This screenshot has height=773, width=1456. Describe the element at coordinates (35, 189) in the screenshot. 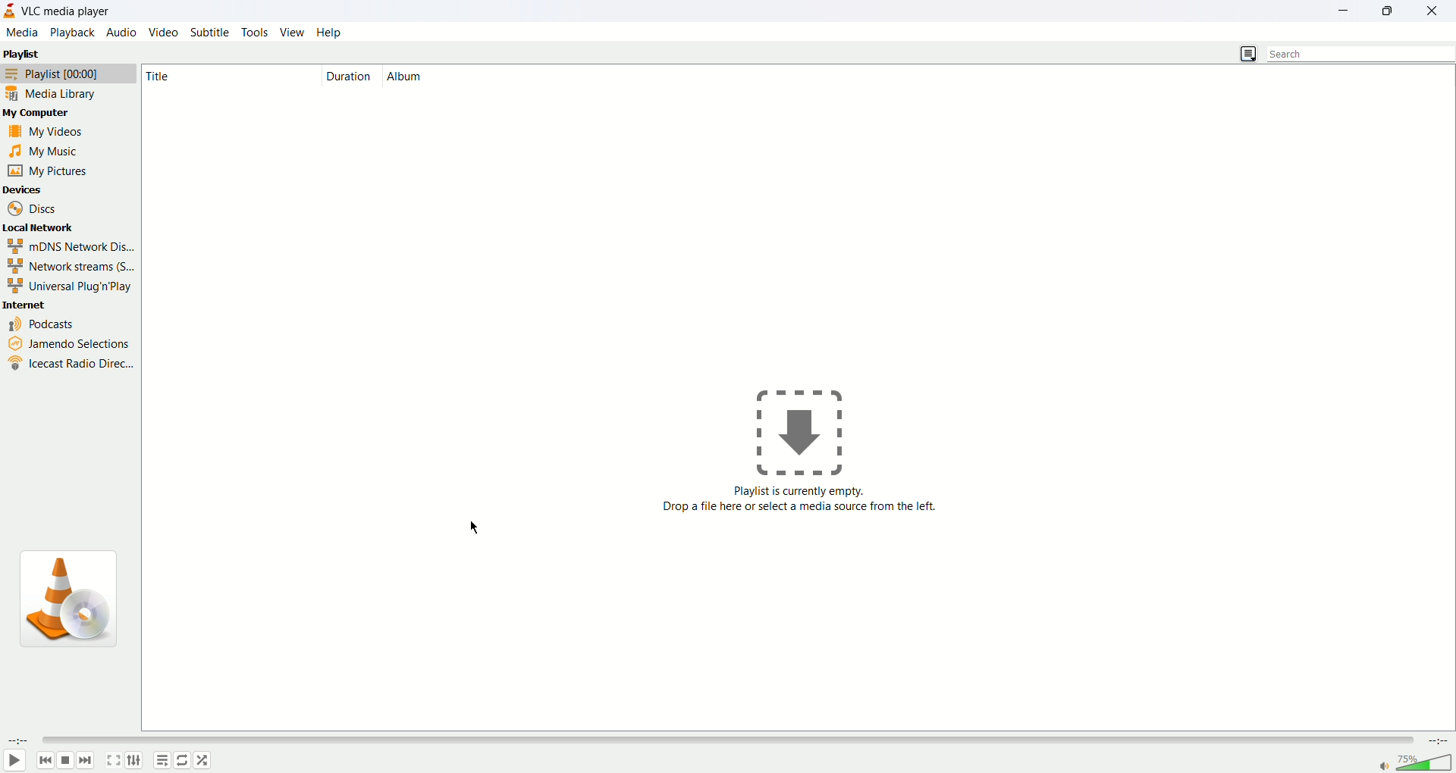

I see `devices` at that location.